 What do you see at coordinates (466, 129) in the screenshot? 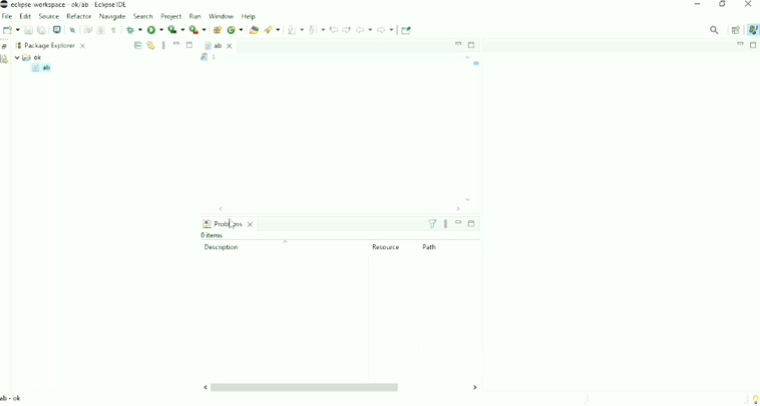
I see `Vertical scrollbar` at bounding box center [466, 129].